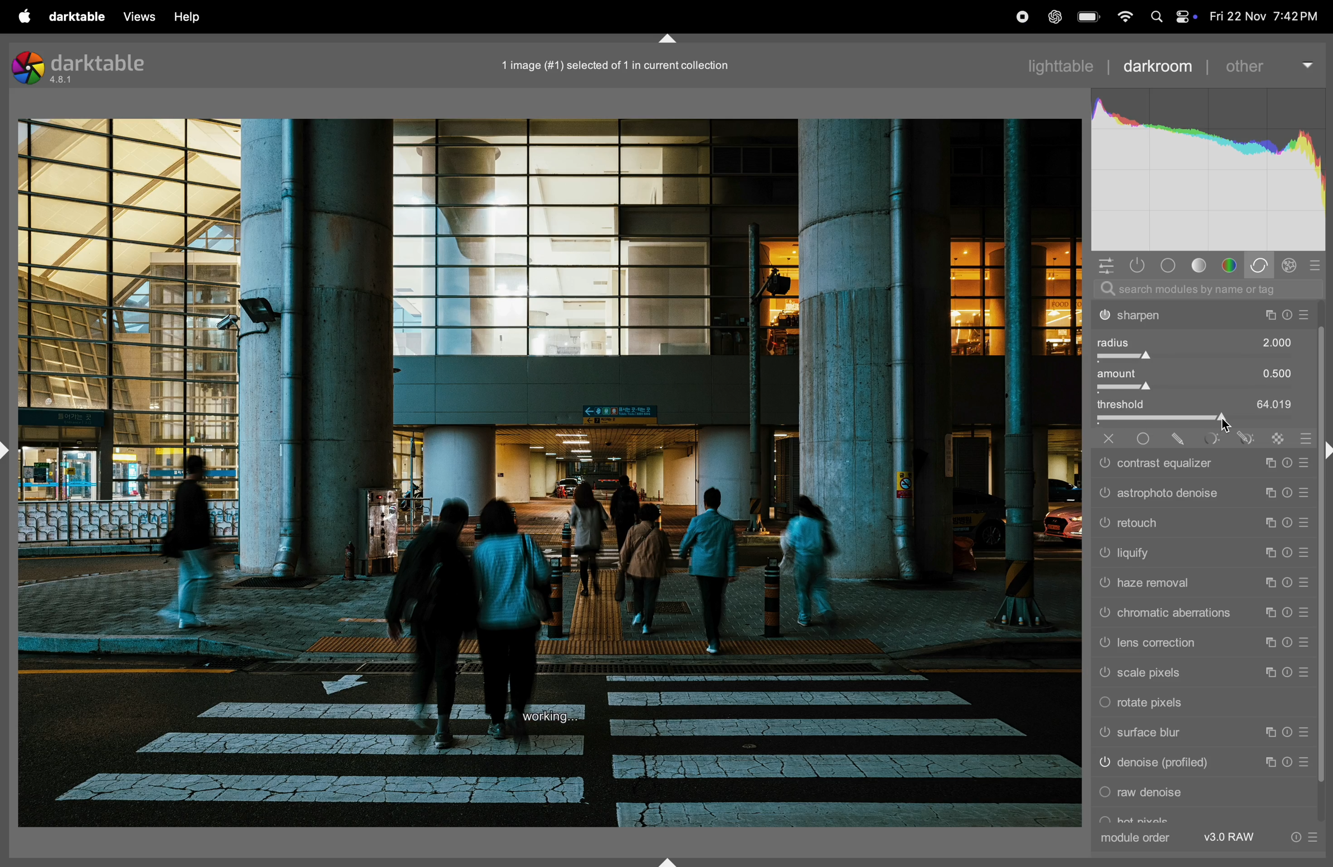  Describe the element at coordinates (1068, 64) in the screenshot. I see `light table` at that location.